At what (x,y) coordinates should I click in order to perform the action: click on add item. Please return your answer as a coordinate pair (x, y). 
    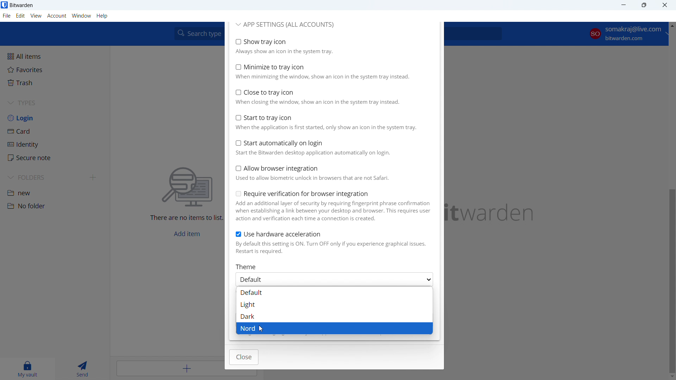
    Looking at the image, I should click on (187, 234).